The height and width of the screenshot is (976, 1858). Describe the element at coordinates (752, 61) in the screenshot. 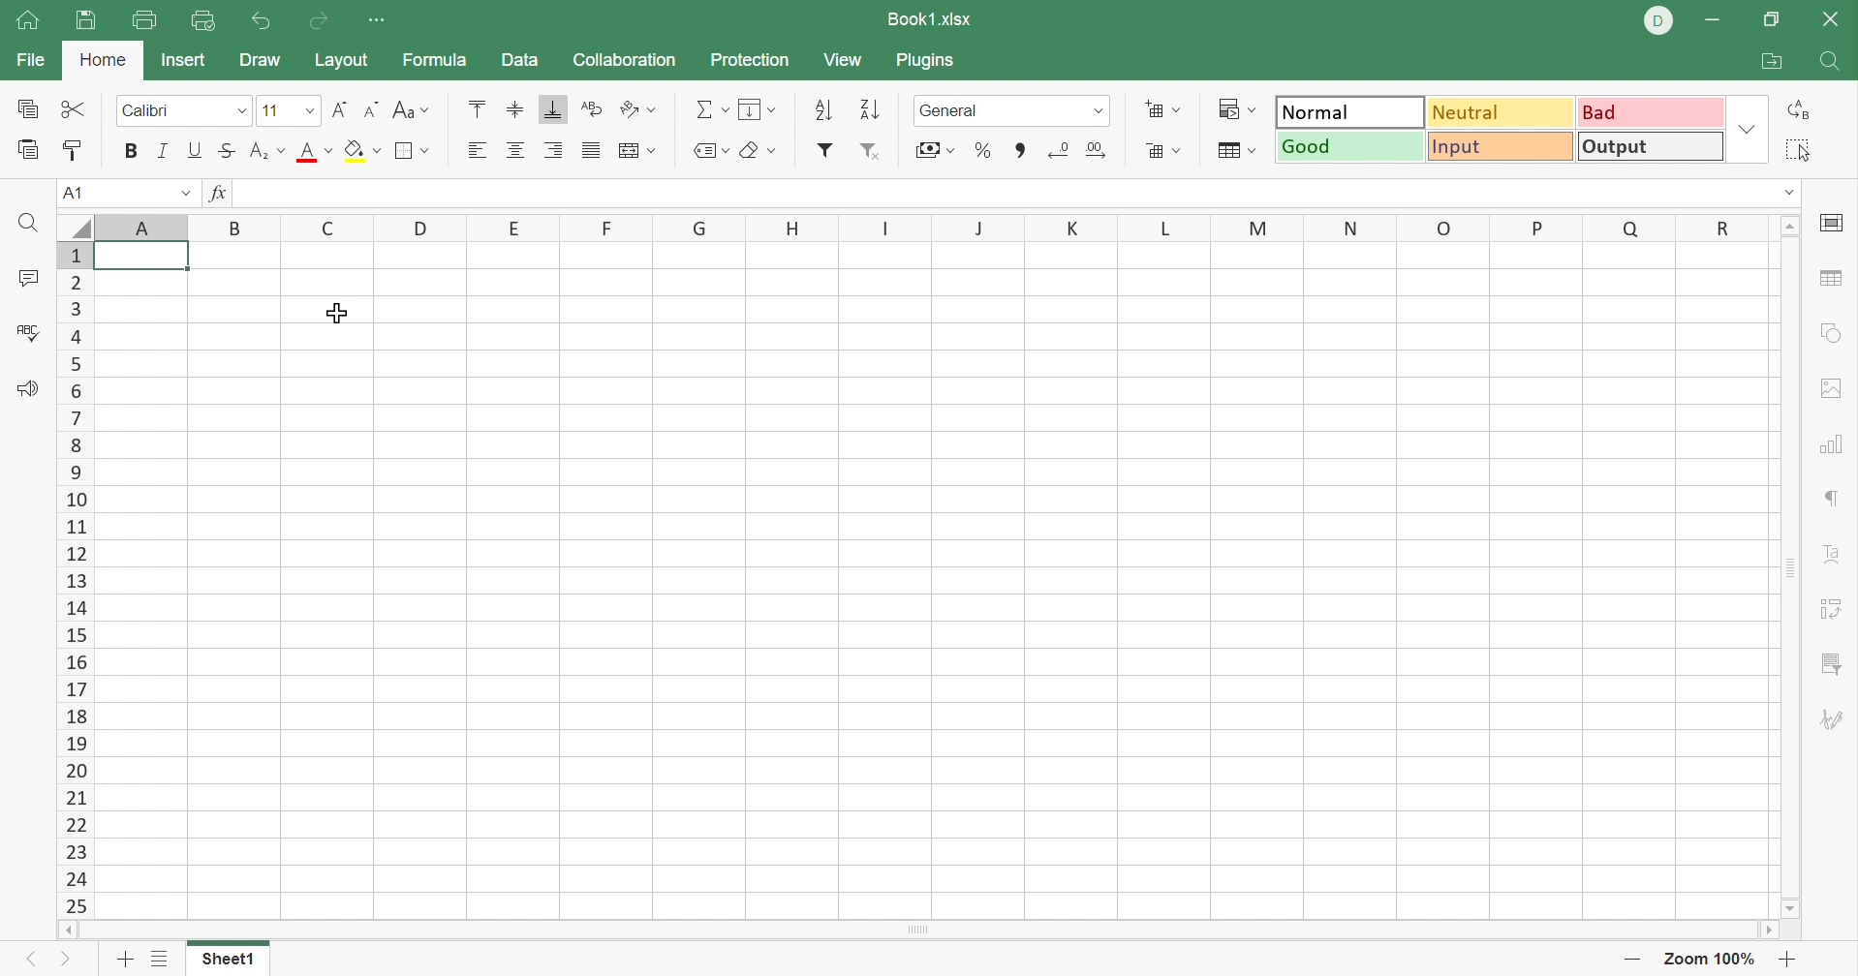

I see `Protection` at that location.